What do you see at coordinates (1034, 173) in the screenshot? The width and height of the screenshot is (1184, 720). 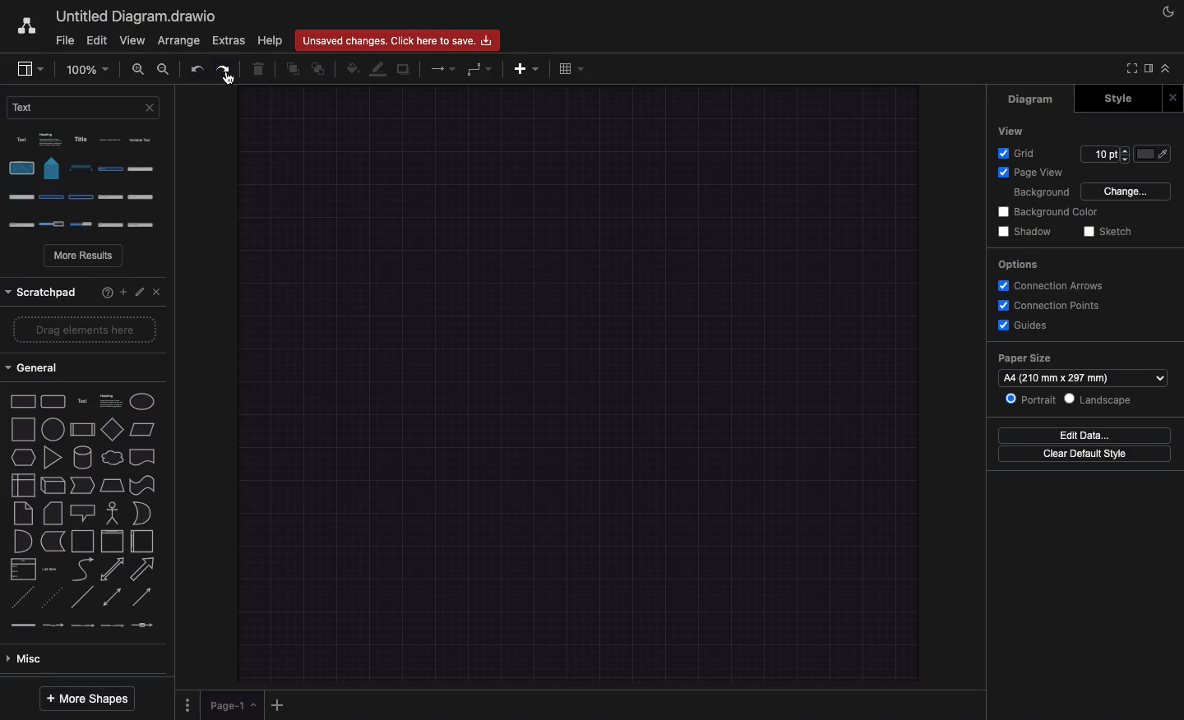 I see `Page view` at bounding box center [1034, 173].